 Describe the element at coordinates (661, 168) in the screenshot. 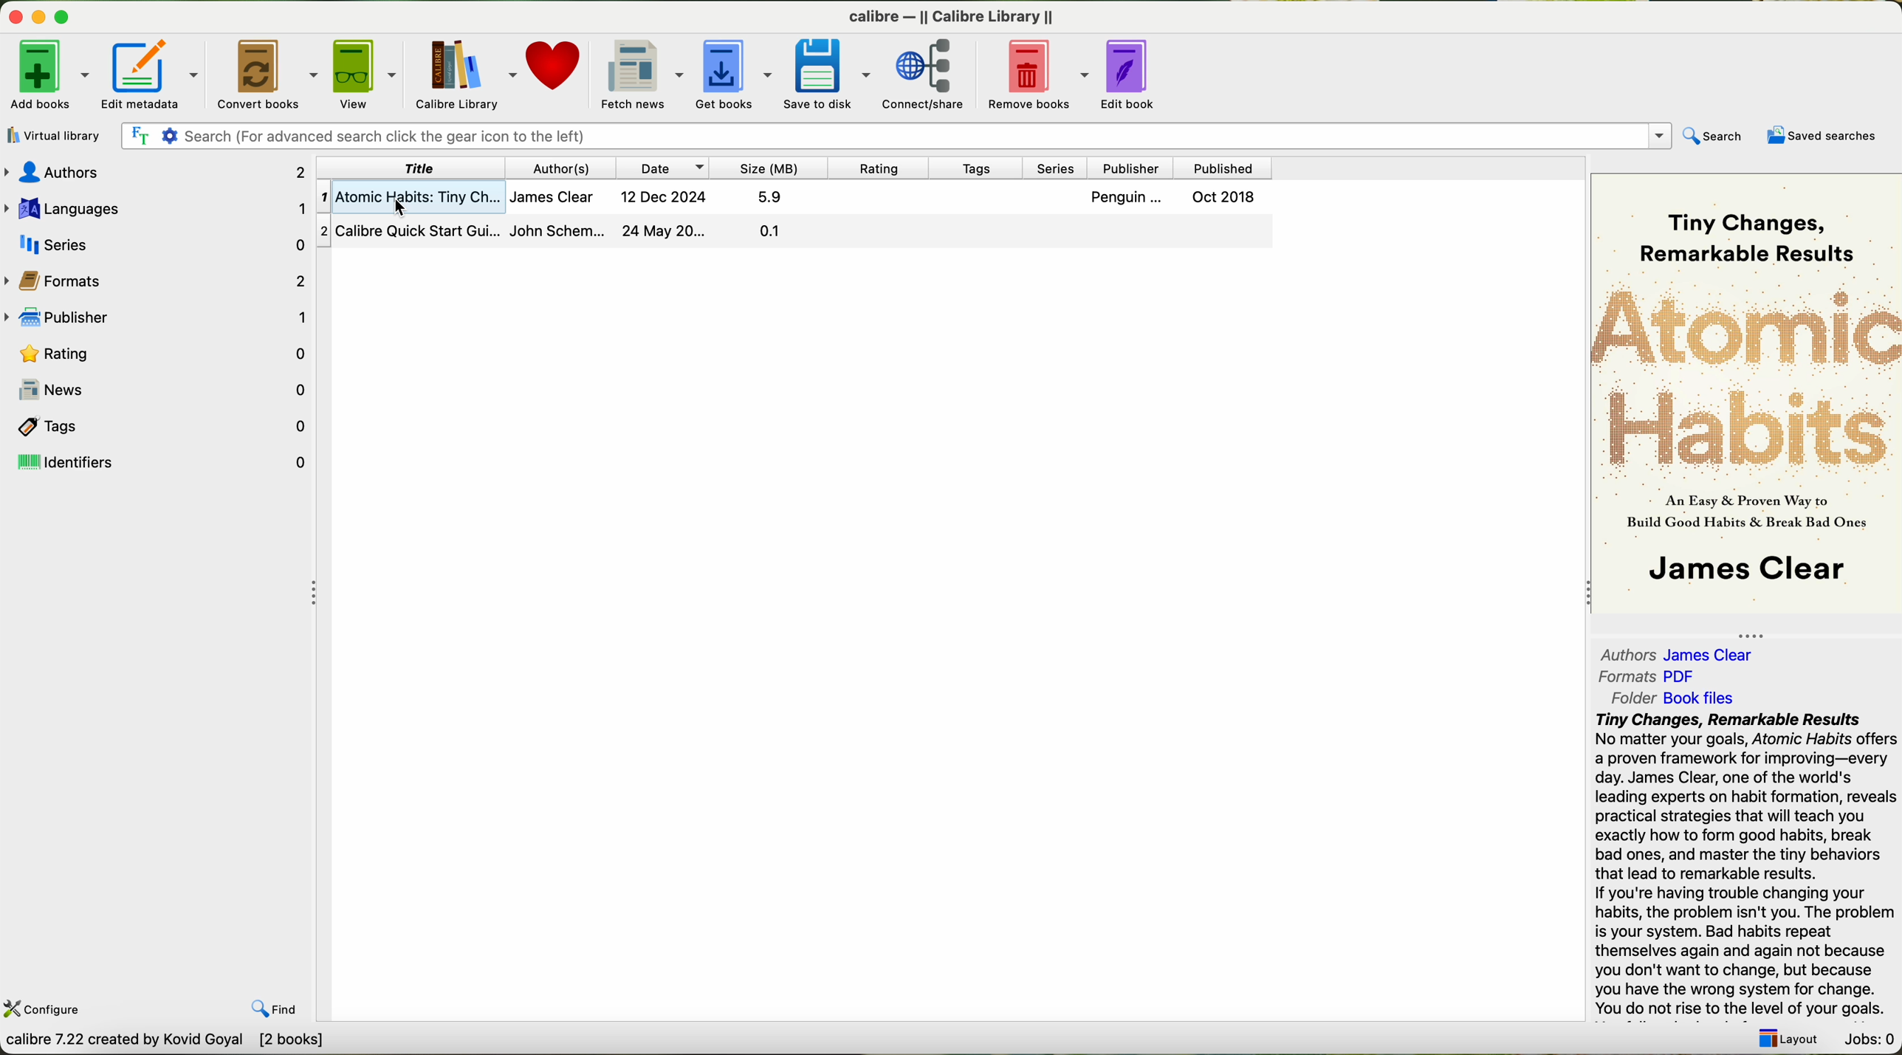

I see `date` at that location.